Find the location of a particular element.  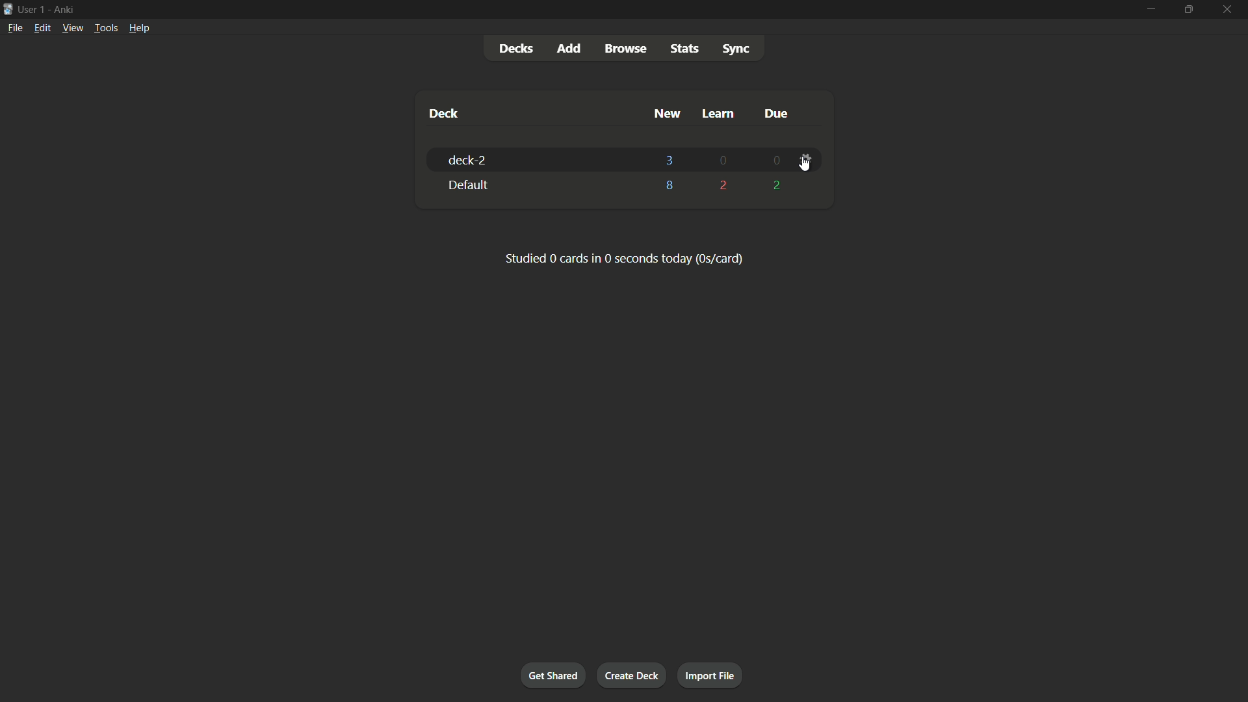

new is located at coordinates (666, 114).